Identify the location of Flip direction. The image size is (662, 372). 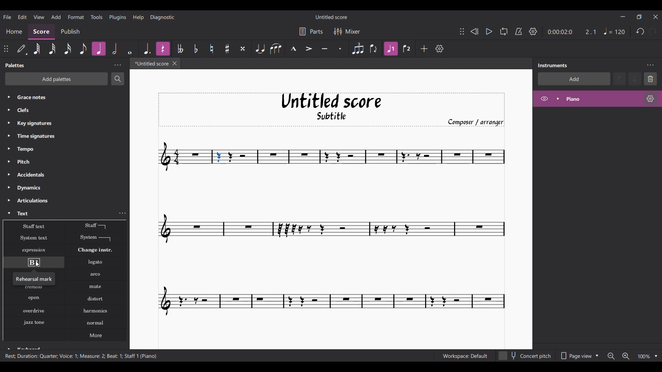
(373, 49).